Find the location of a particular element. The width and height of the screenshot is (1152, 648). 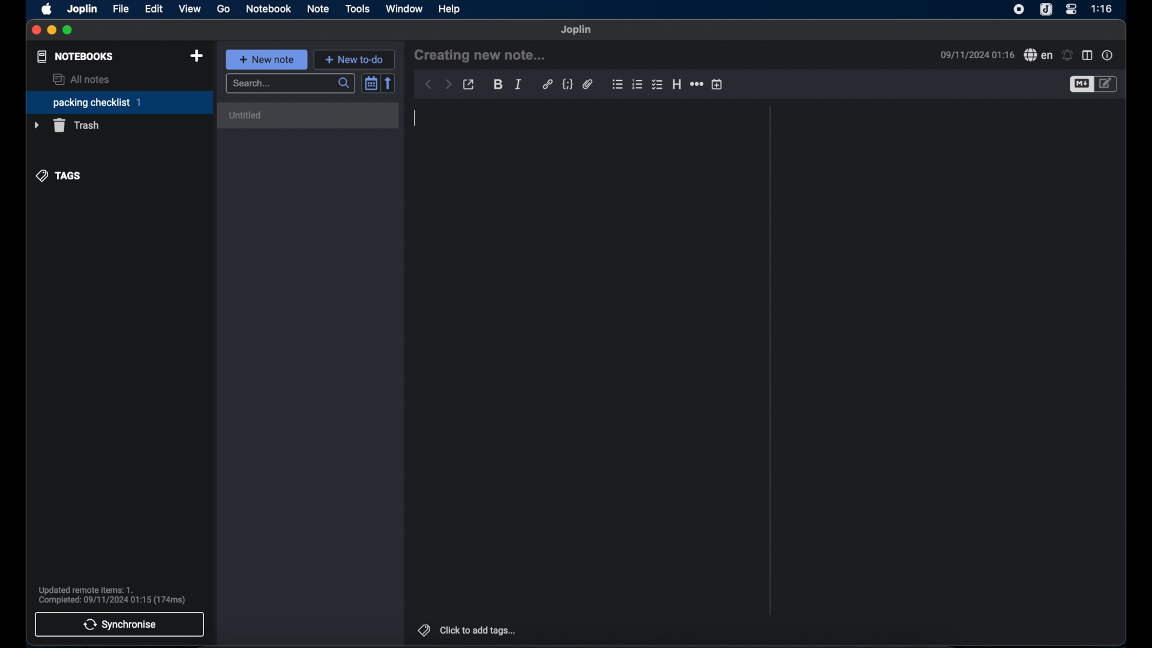

maximize is located at coordinates (68, 31).